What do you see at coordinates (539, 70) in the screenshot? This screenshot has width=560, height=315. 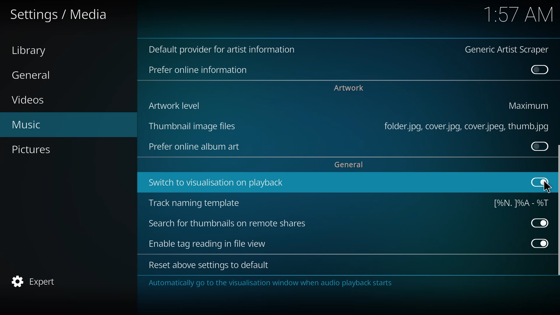 I see `disabled` at bounding box center [539, 70].